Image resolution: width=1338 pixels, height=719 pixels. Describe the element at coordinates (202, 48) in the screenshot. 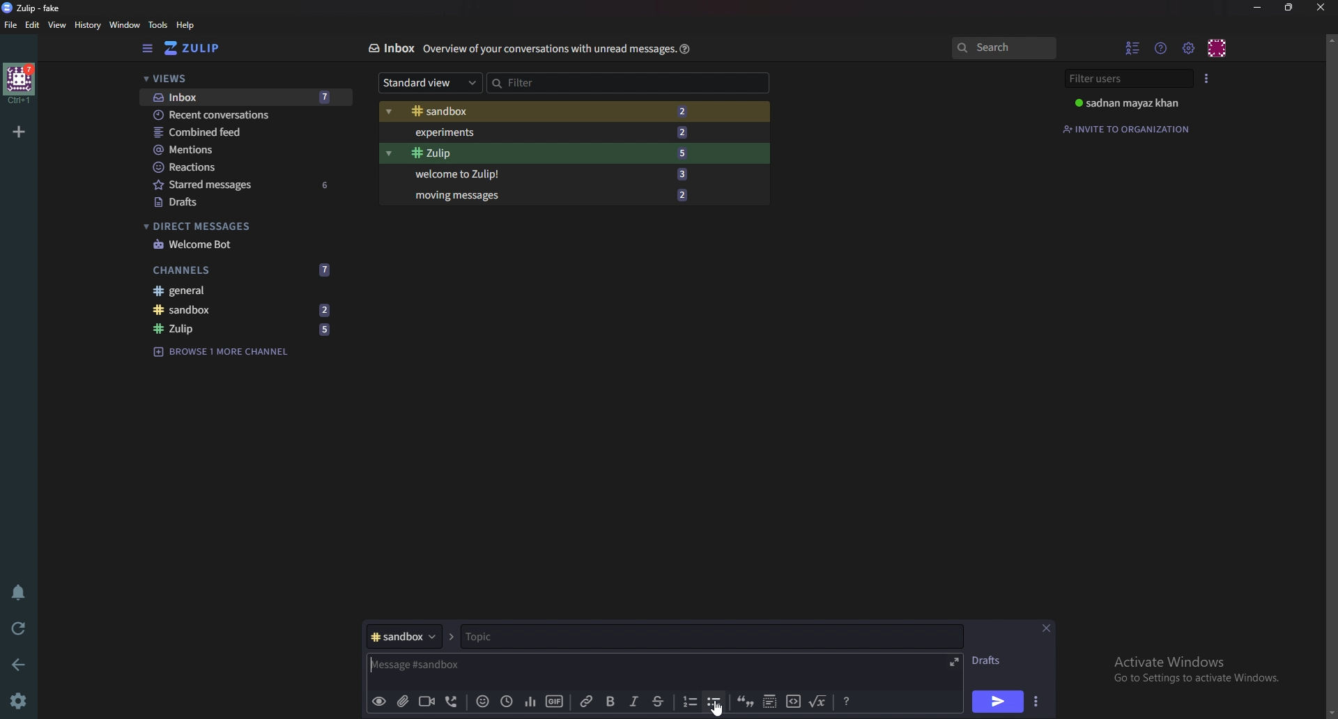

I see `Home view` at that location.